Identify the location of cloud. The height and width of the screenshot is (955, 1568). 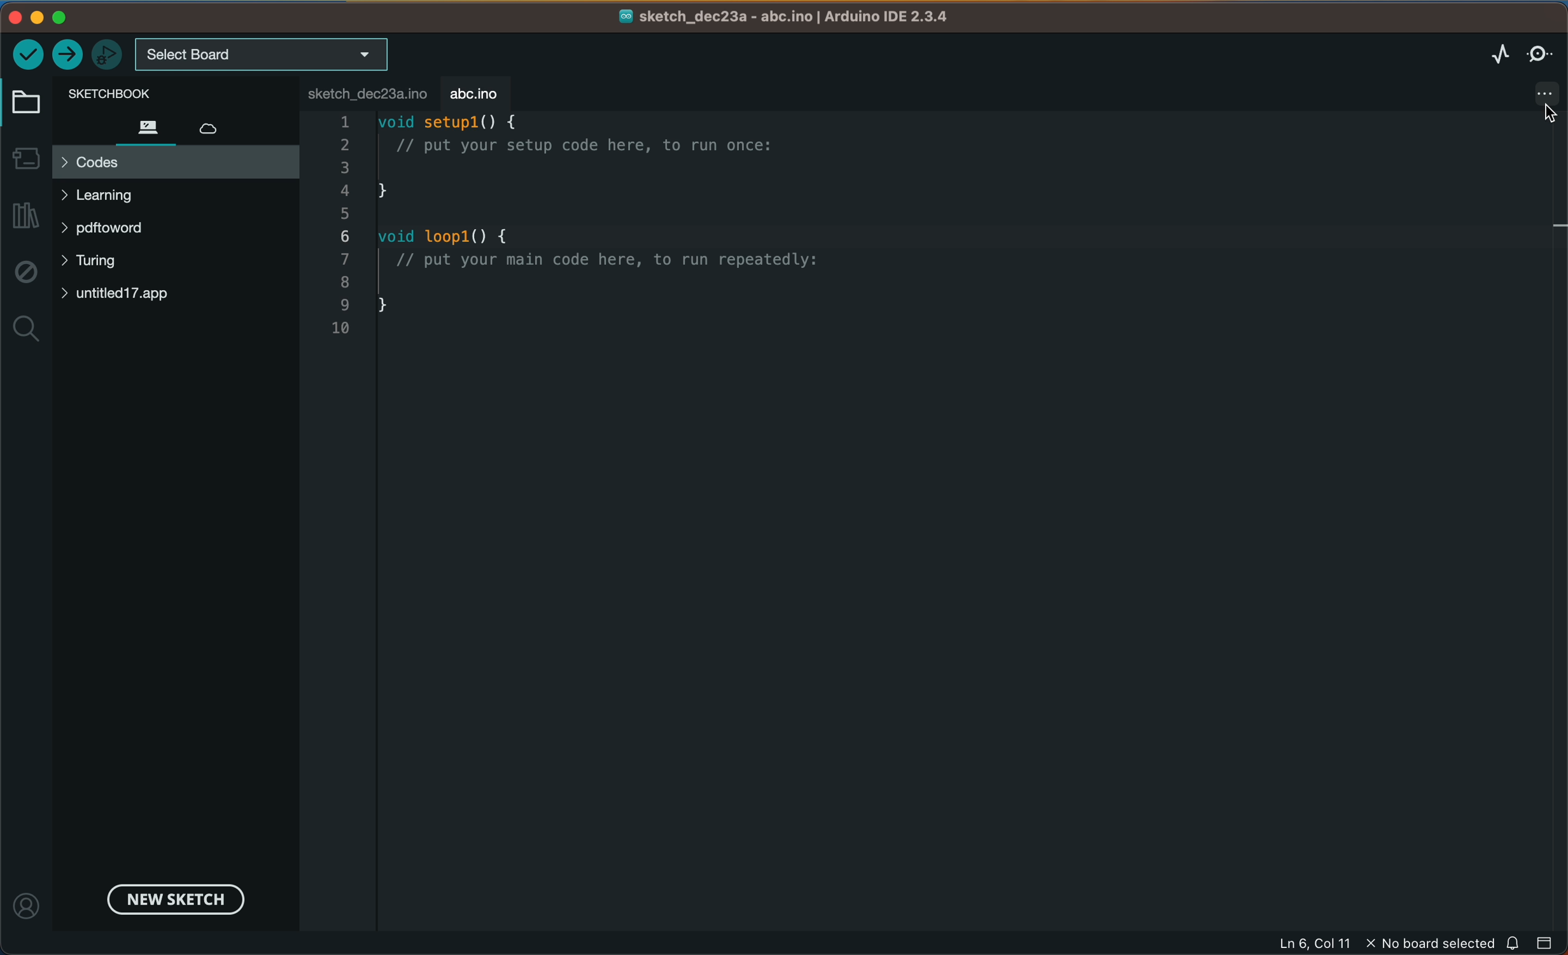
(218, 125).